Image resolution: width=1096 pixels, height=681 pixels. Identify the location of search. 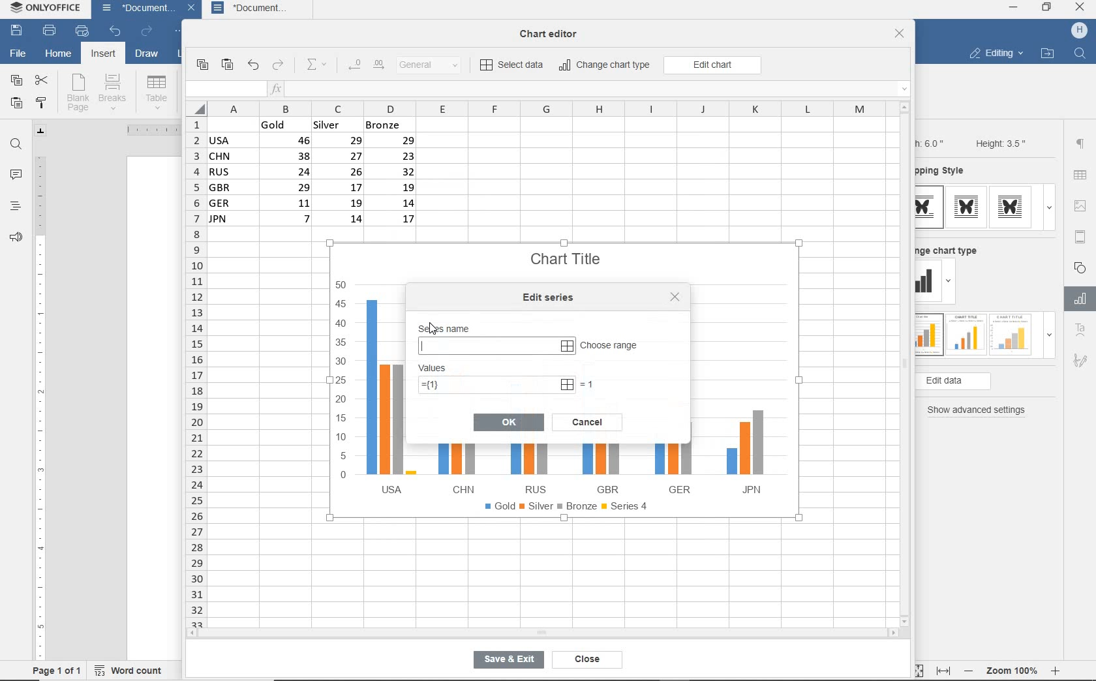
(1082, 52).